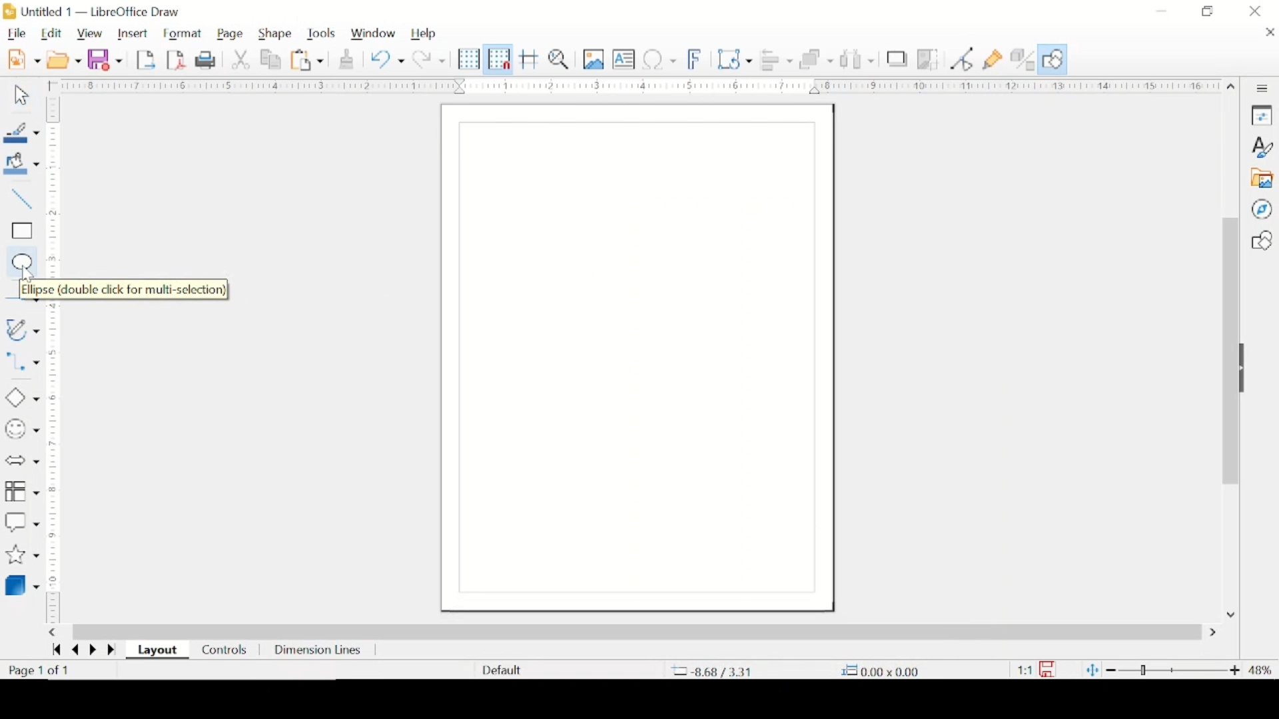  Describe the element at coordinates (1055, 59) in the screenshot. I see `show draw functions` at that location.